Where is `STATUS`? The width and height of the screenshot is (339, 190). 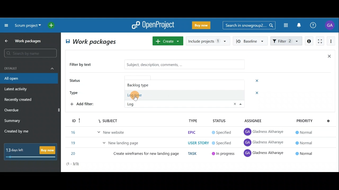 STATUS is located at coordinates (219, 121).